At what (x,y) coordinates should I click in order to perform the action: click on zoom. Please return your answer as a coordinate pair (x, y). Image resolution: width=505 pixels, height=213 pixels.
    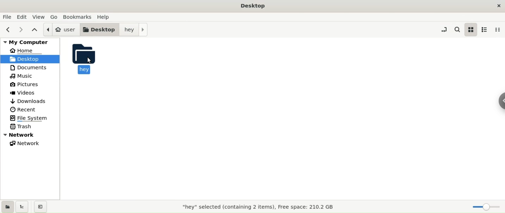
    Looking at the image, I should click on (487, 206).